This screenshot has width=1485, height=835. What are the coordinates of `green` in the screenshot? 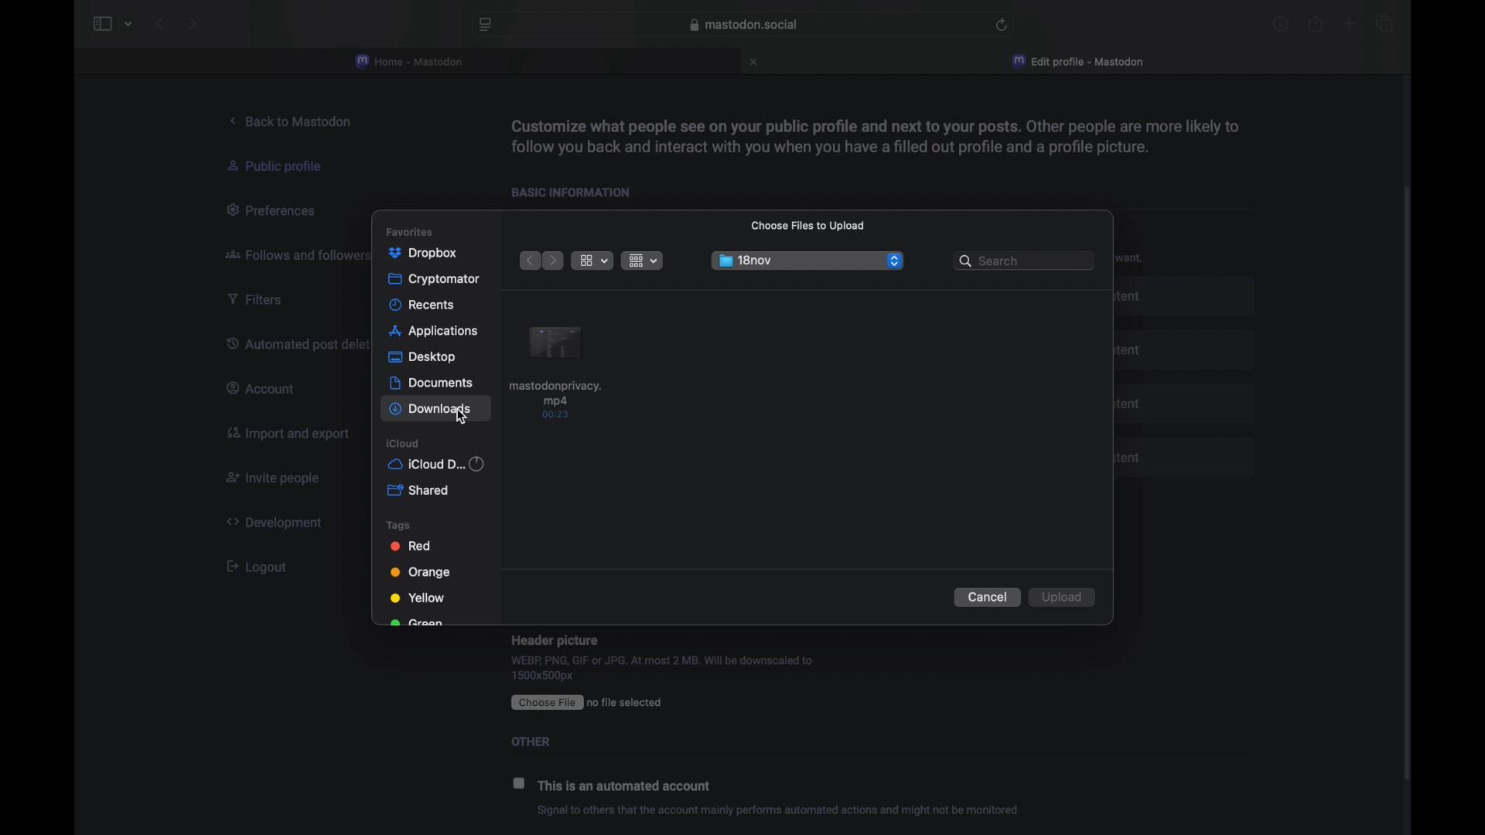 It's located at (416, 623).